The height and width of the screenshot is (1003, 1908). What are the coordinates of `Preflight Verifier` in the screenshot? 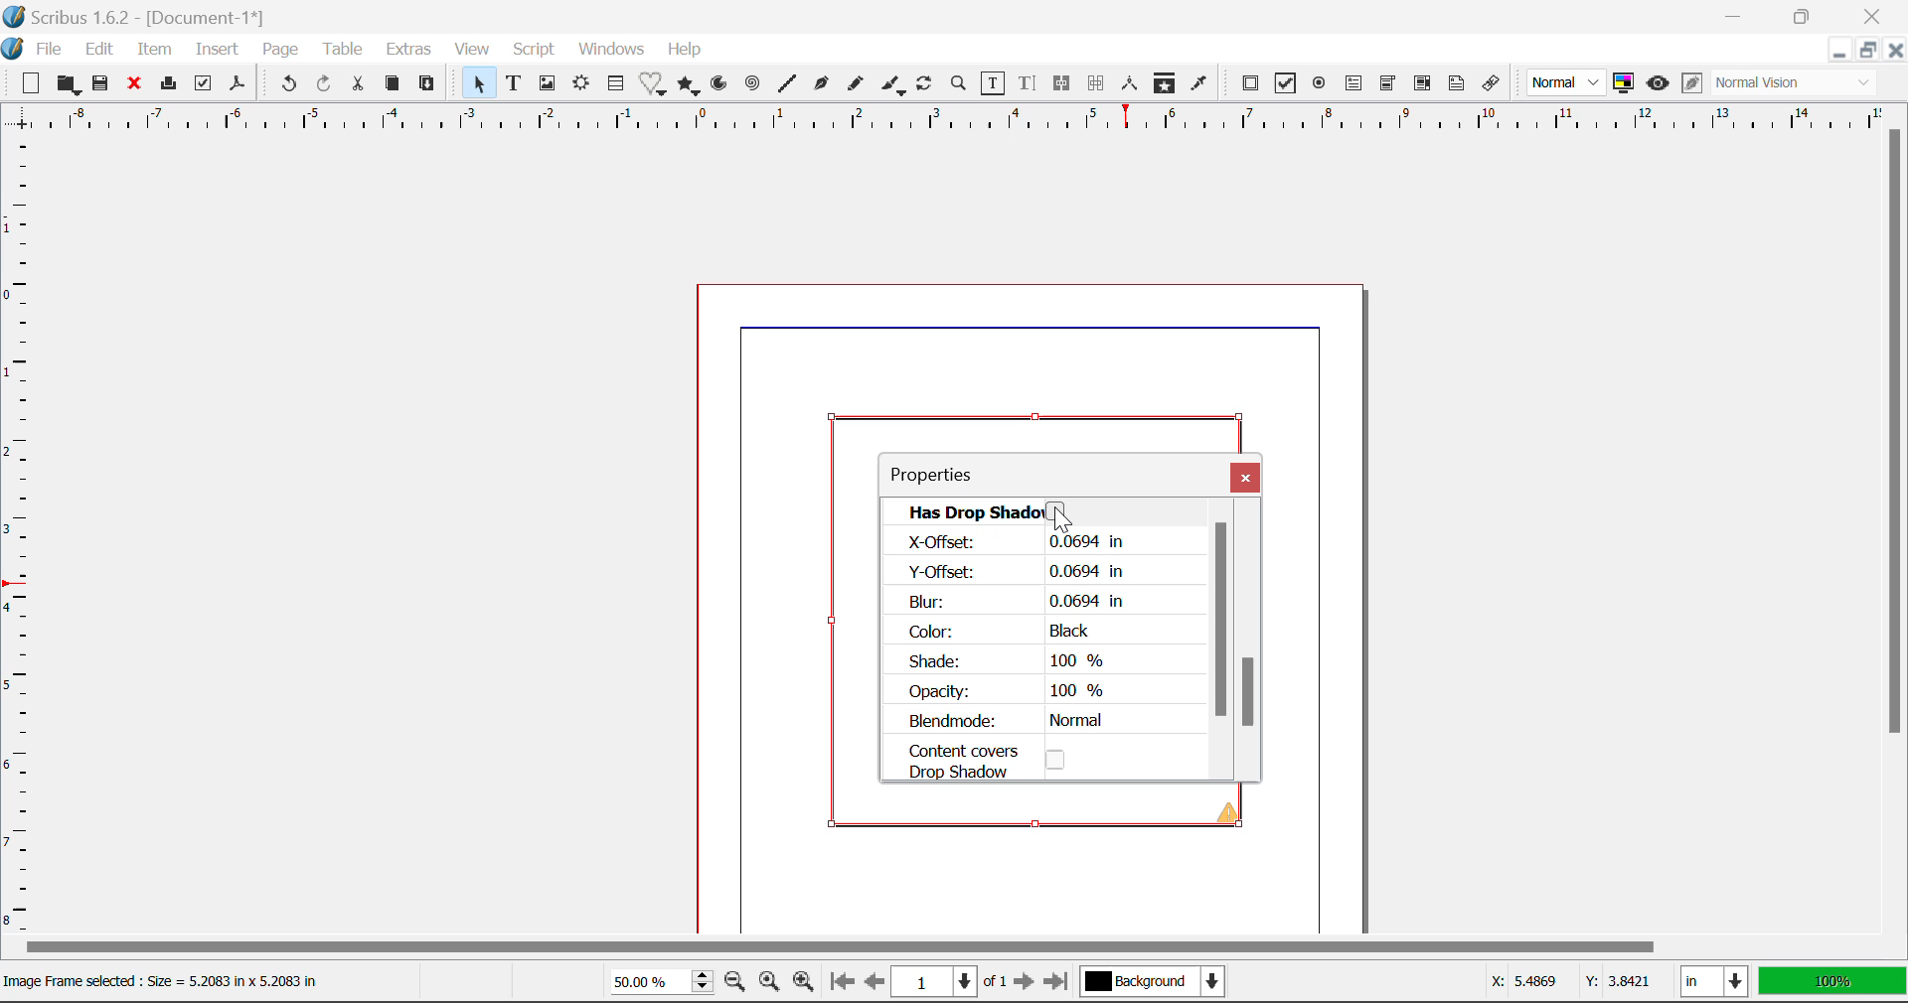 It's located at (203, 85).